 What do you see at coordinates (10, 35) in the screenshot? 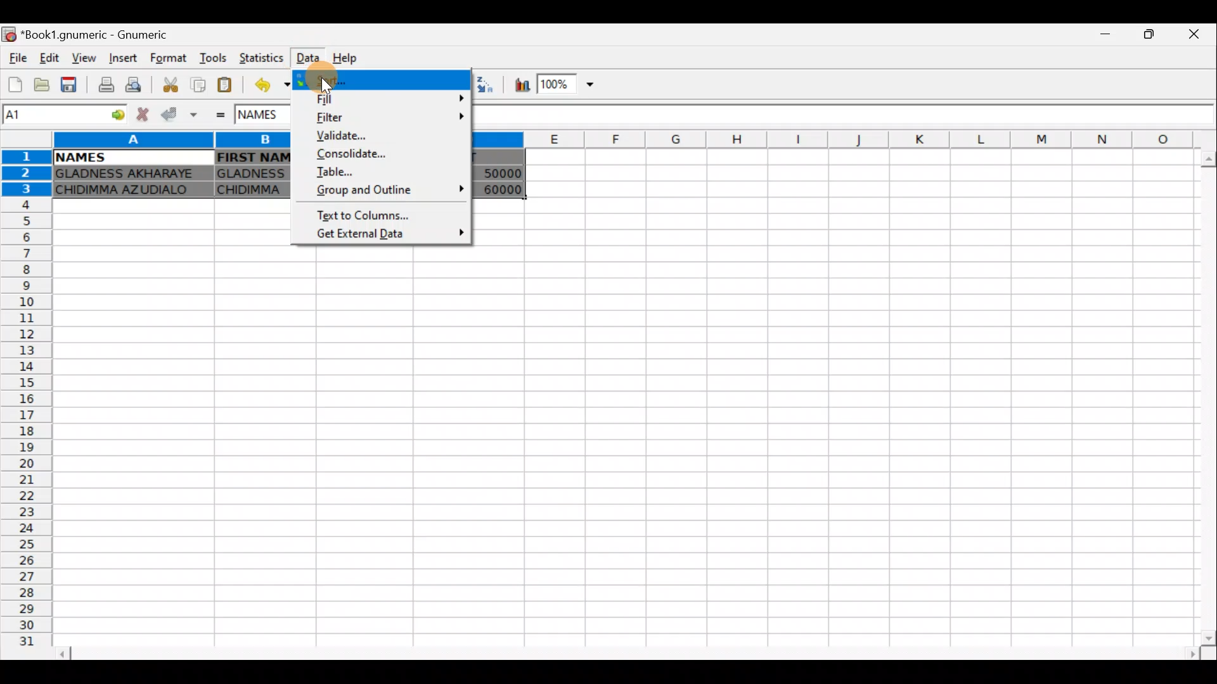
I see `Gnumeric logo` at bounding box center [10, 35].